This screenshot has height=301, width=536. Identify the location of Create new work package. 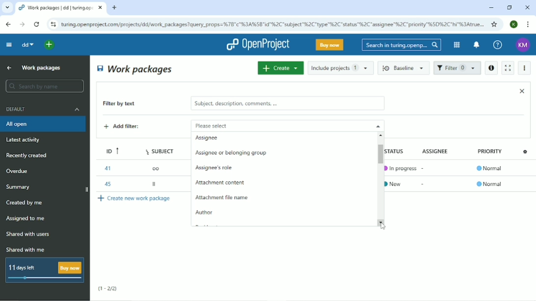
(135, 198).